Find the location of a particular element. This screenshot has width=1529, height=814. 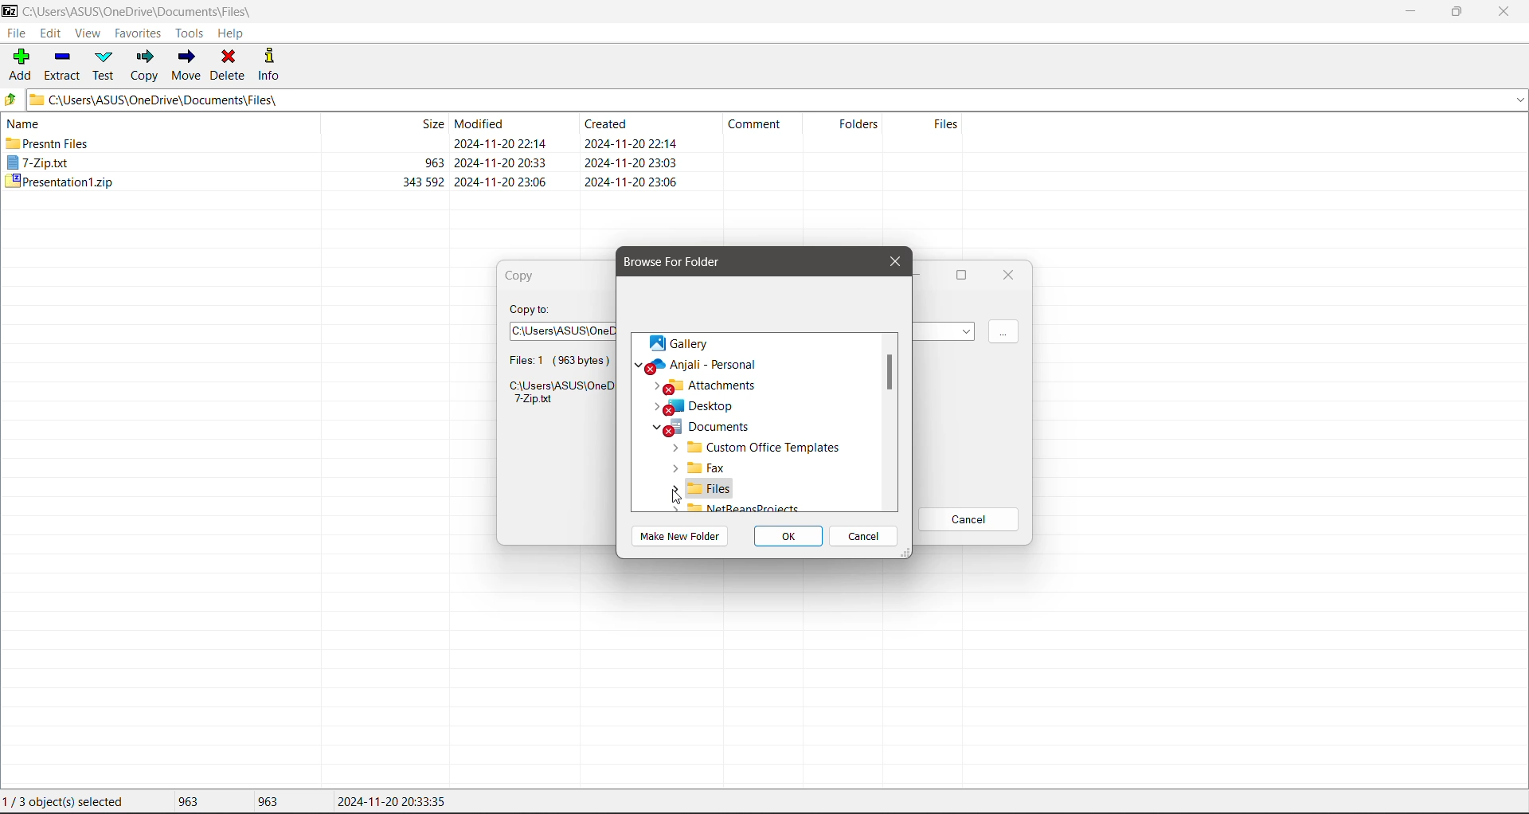

OK is located at coordinates (790, 537).